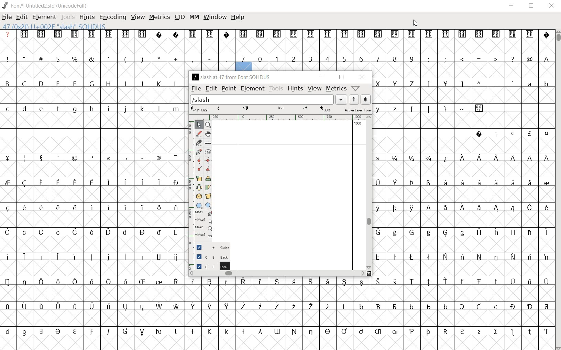 This screenshot has width=561, height=350. Describe the element at coordinates (93, 244) in the screenshot. I see `empty cells` at that location.